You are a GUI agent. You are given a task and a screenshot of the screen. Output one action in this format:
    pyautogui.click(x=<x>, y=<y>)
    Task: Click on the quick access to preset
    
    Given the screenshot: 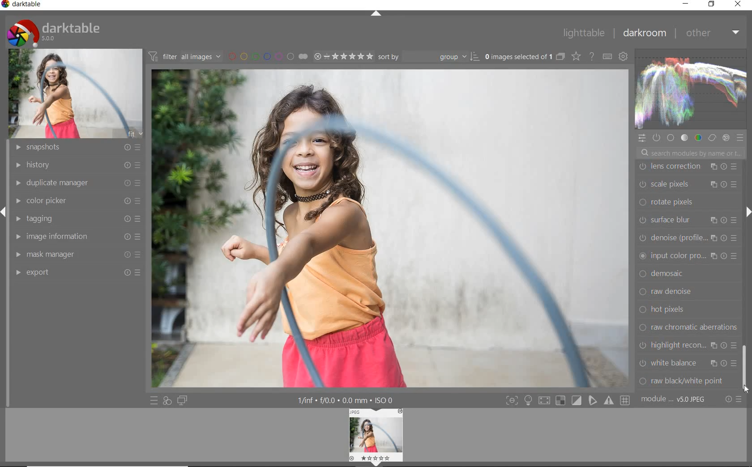 What is the action you would take?
    pyautogui.click(x=154, y=400)
    